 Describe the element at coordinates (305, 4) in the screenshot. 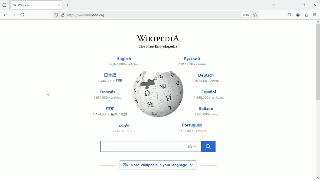

I see `Restore down` at that location.